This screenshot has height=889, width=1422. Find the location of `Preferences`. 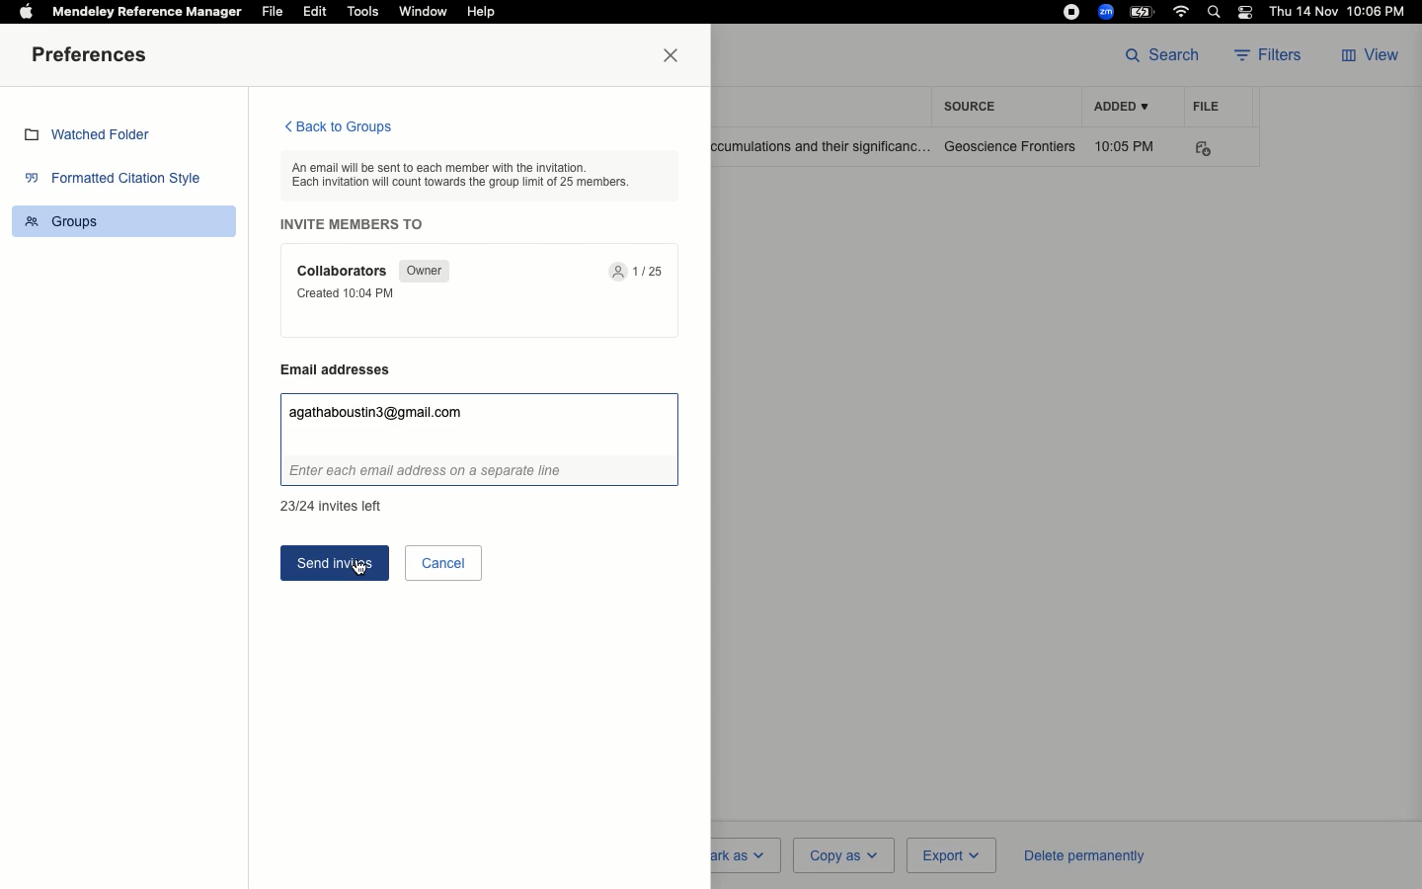

Preferences is located at coordinates (94, 56).